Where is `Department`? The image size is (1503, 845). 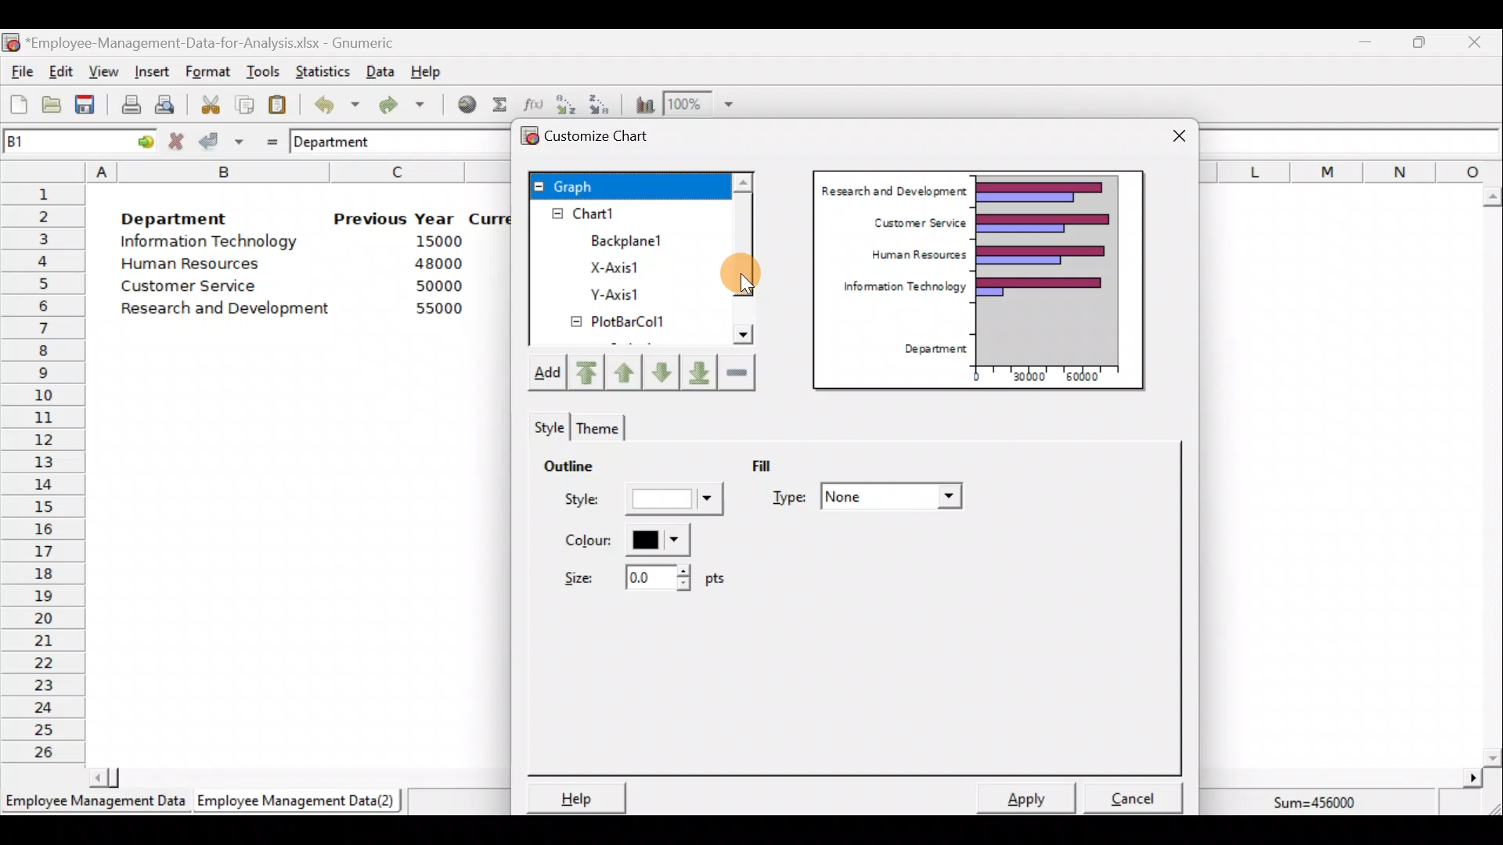
Department is located at coordinates (930, 350).